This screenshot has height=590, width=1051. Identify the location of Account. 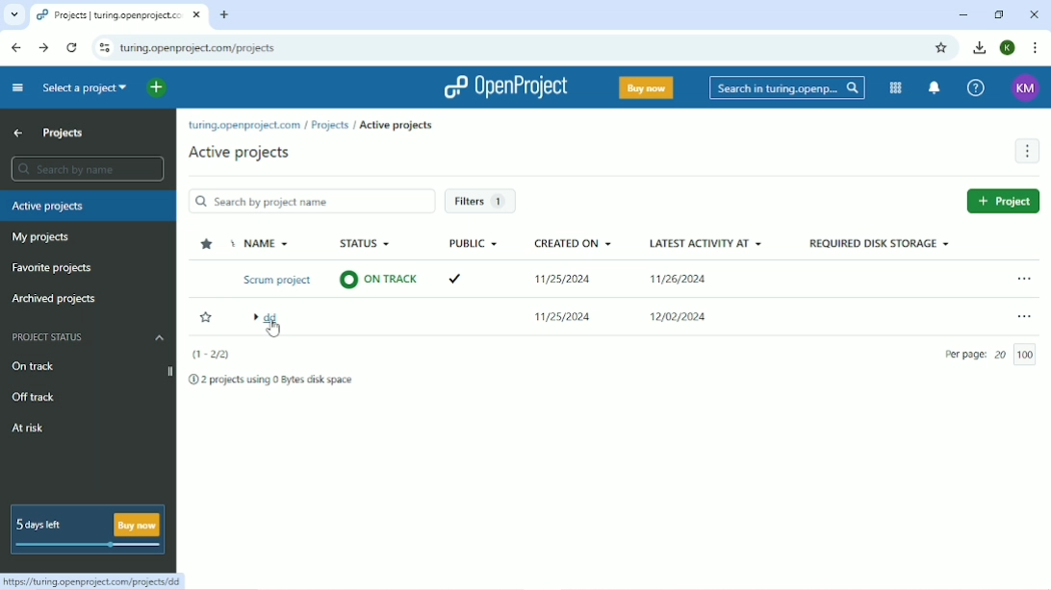
(1026, 88).